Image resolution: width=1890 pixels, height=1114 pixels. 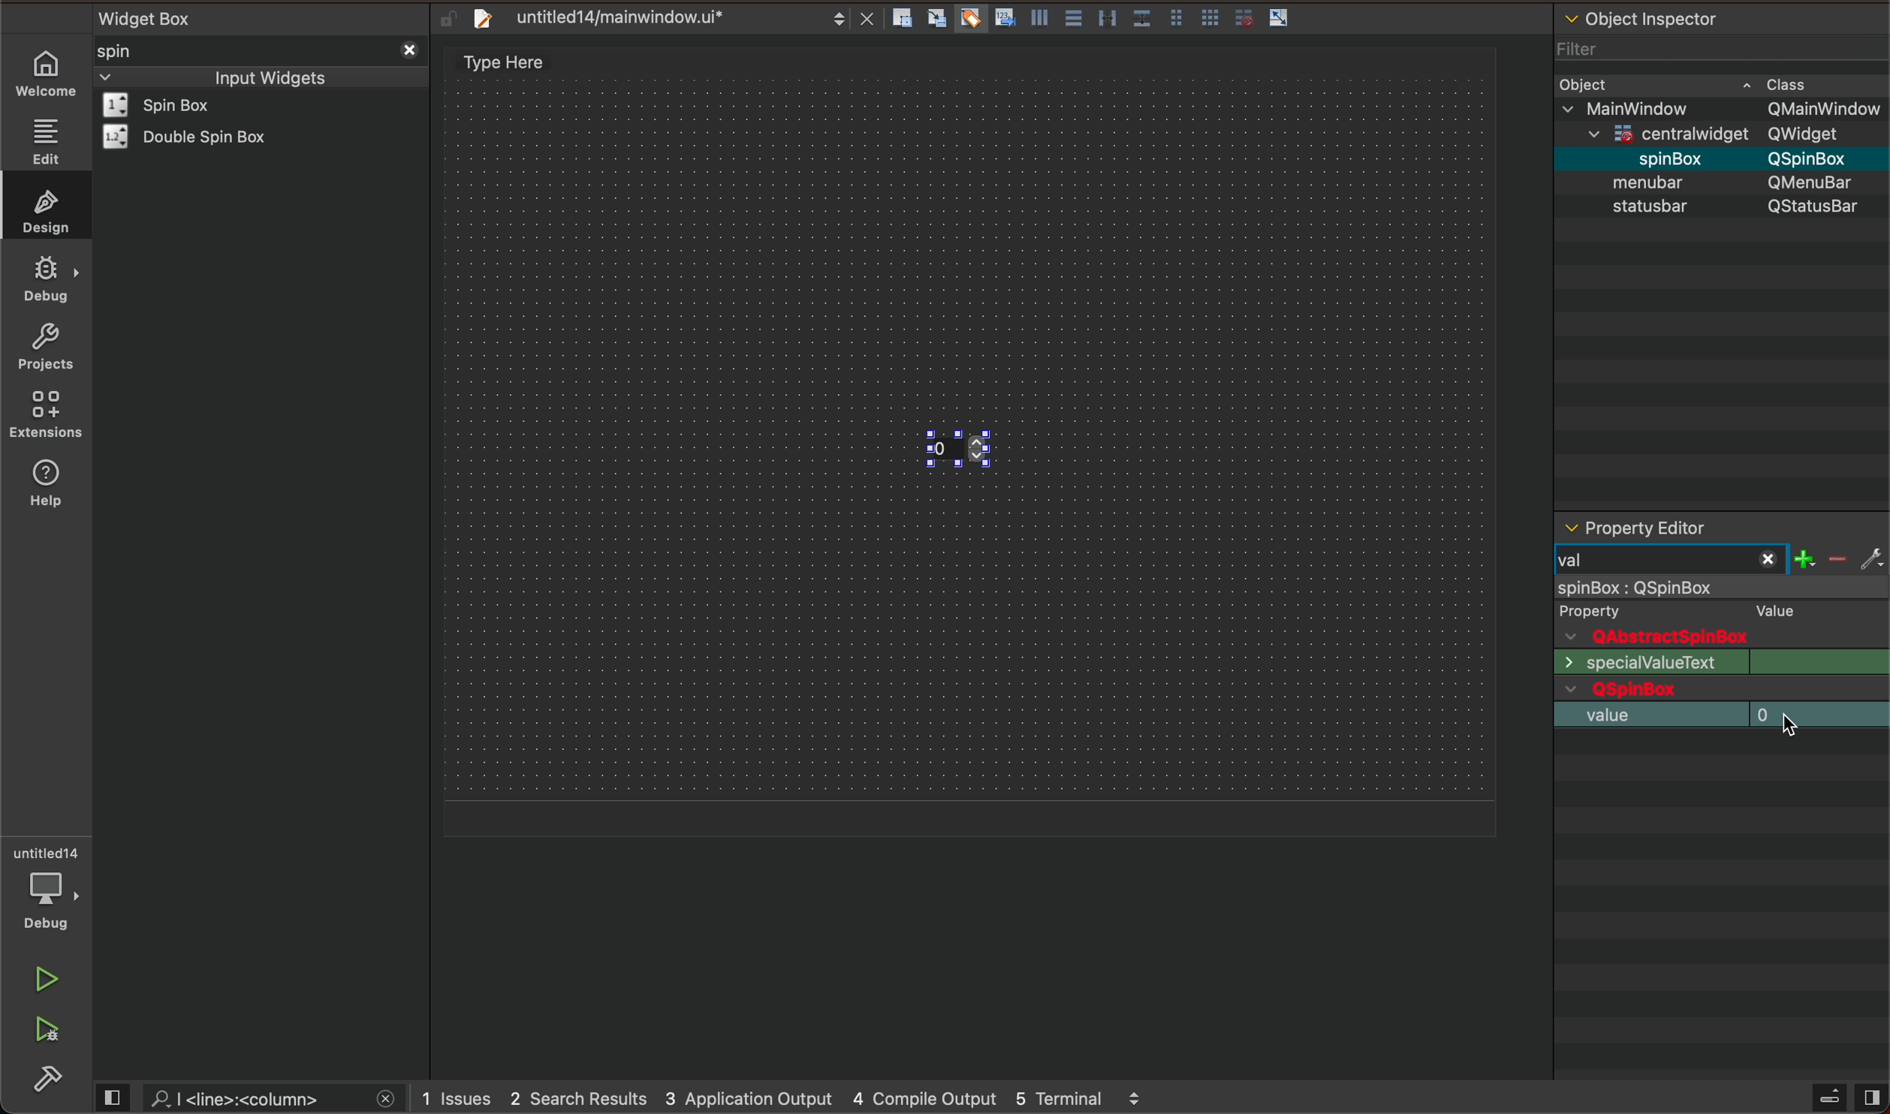 I want to click on edit, so click(x=44, y=141).